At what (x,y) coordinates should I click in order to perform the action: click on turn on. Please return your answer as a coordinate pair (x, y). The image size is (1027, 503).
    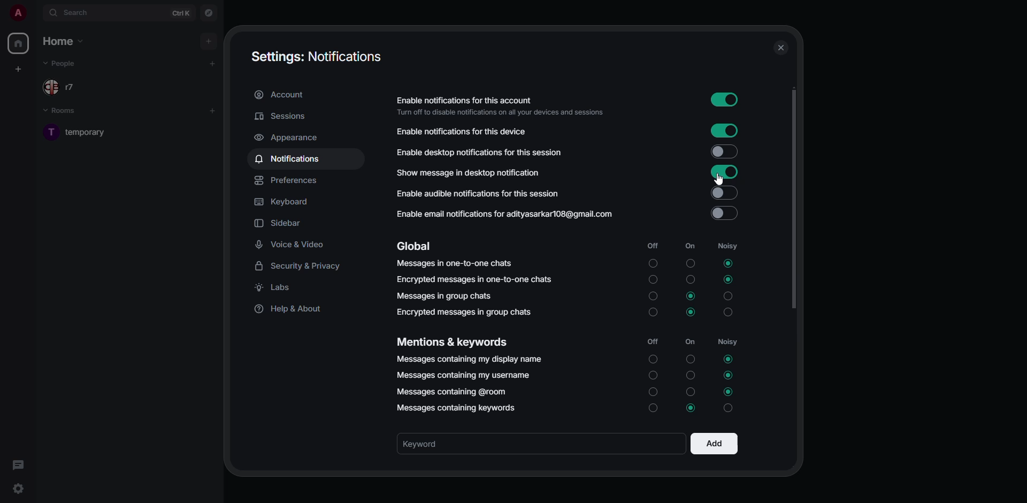
    Looking at the image, I should click on (652, 261).